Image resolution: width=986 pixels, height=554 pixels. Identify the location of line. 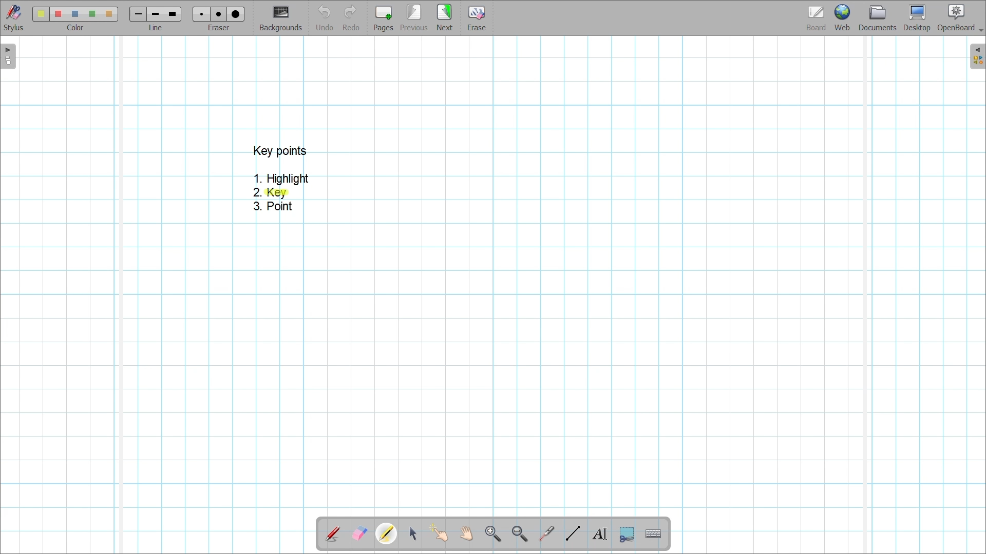
(158, 28).